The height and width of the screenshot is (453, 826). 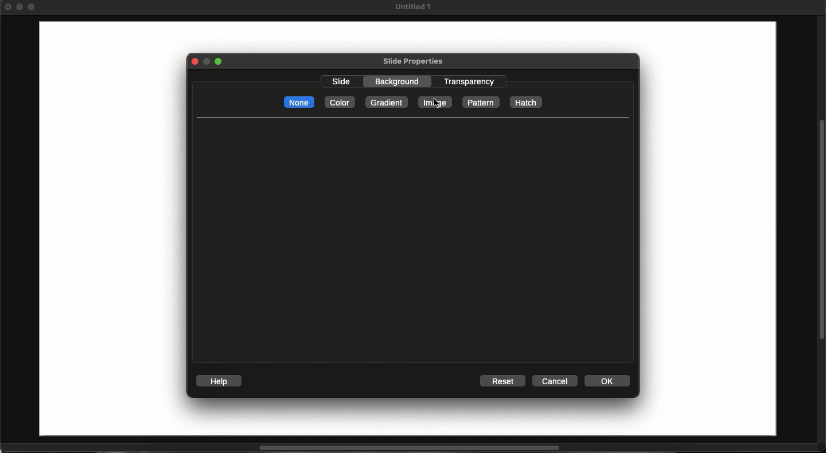 What do you see at coordinates (387, 102) in the screenshot?
I see `Gradient` at bounding box center [387, 102].